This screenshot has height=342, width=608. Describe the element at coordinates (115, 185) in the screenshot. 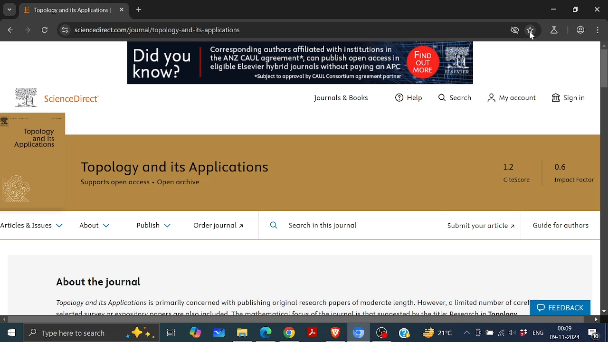

I see `support open access` at that location.